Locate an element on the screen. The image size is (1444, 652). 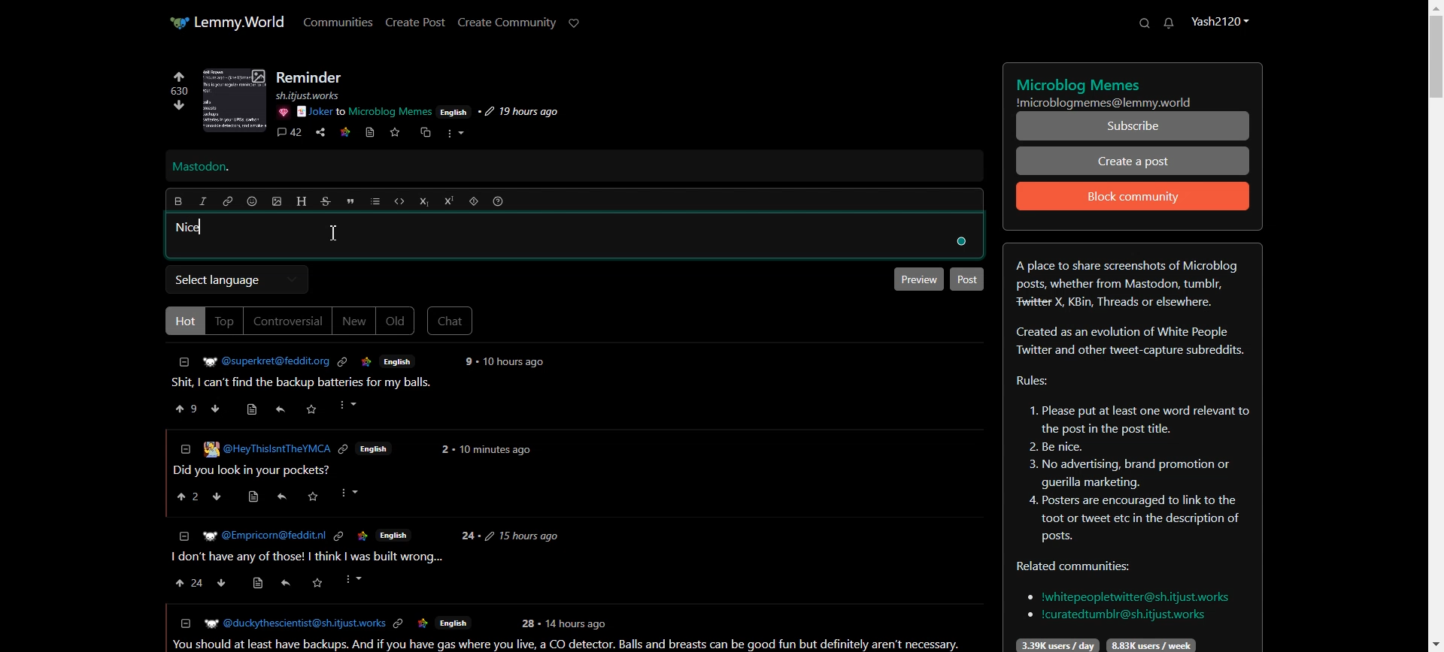
 is located at coordinates (262, 536).